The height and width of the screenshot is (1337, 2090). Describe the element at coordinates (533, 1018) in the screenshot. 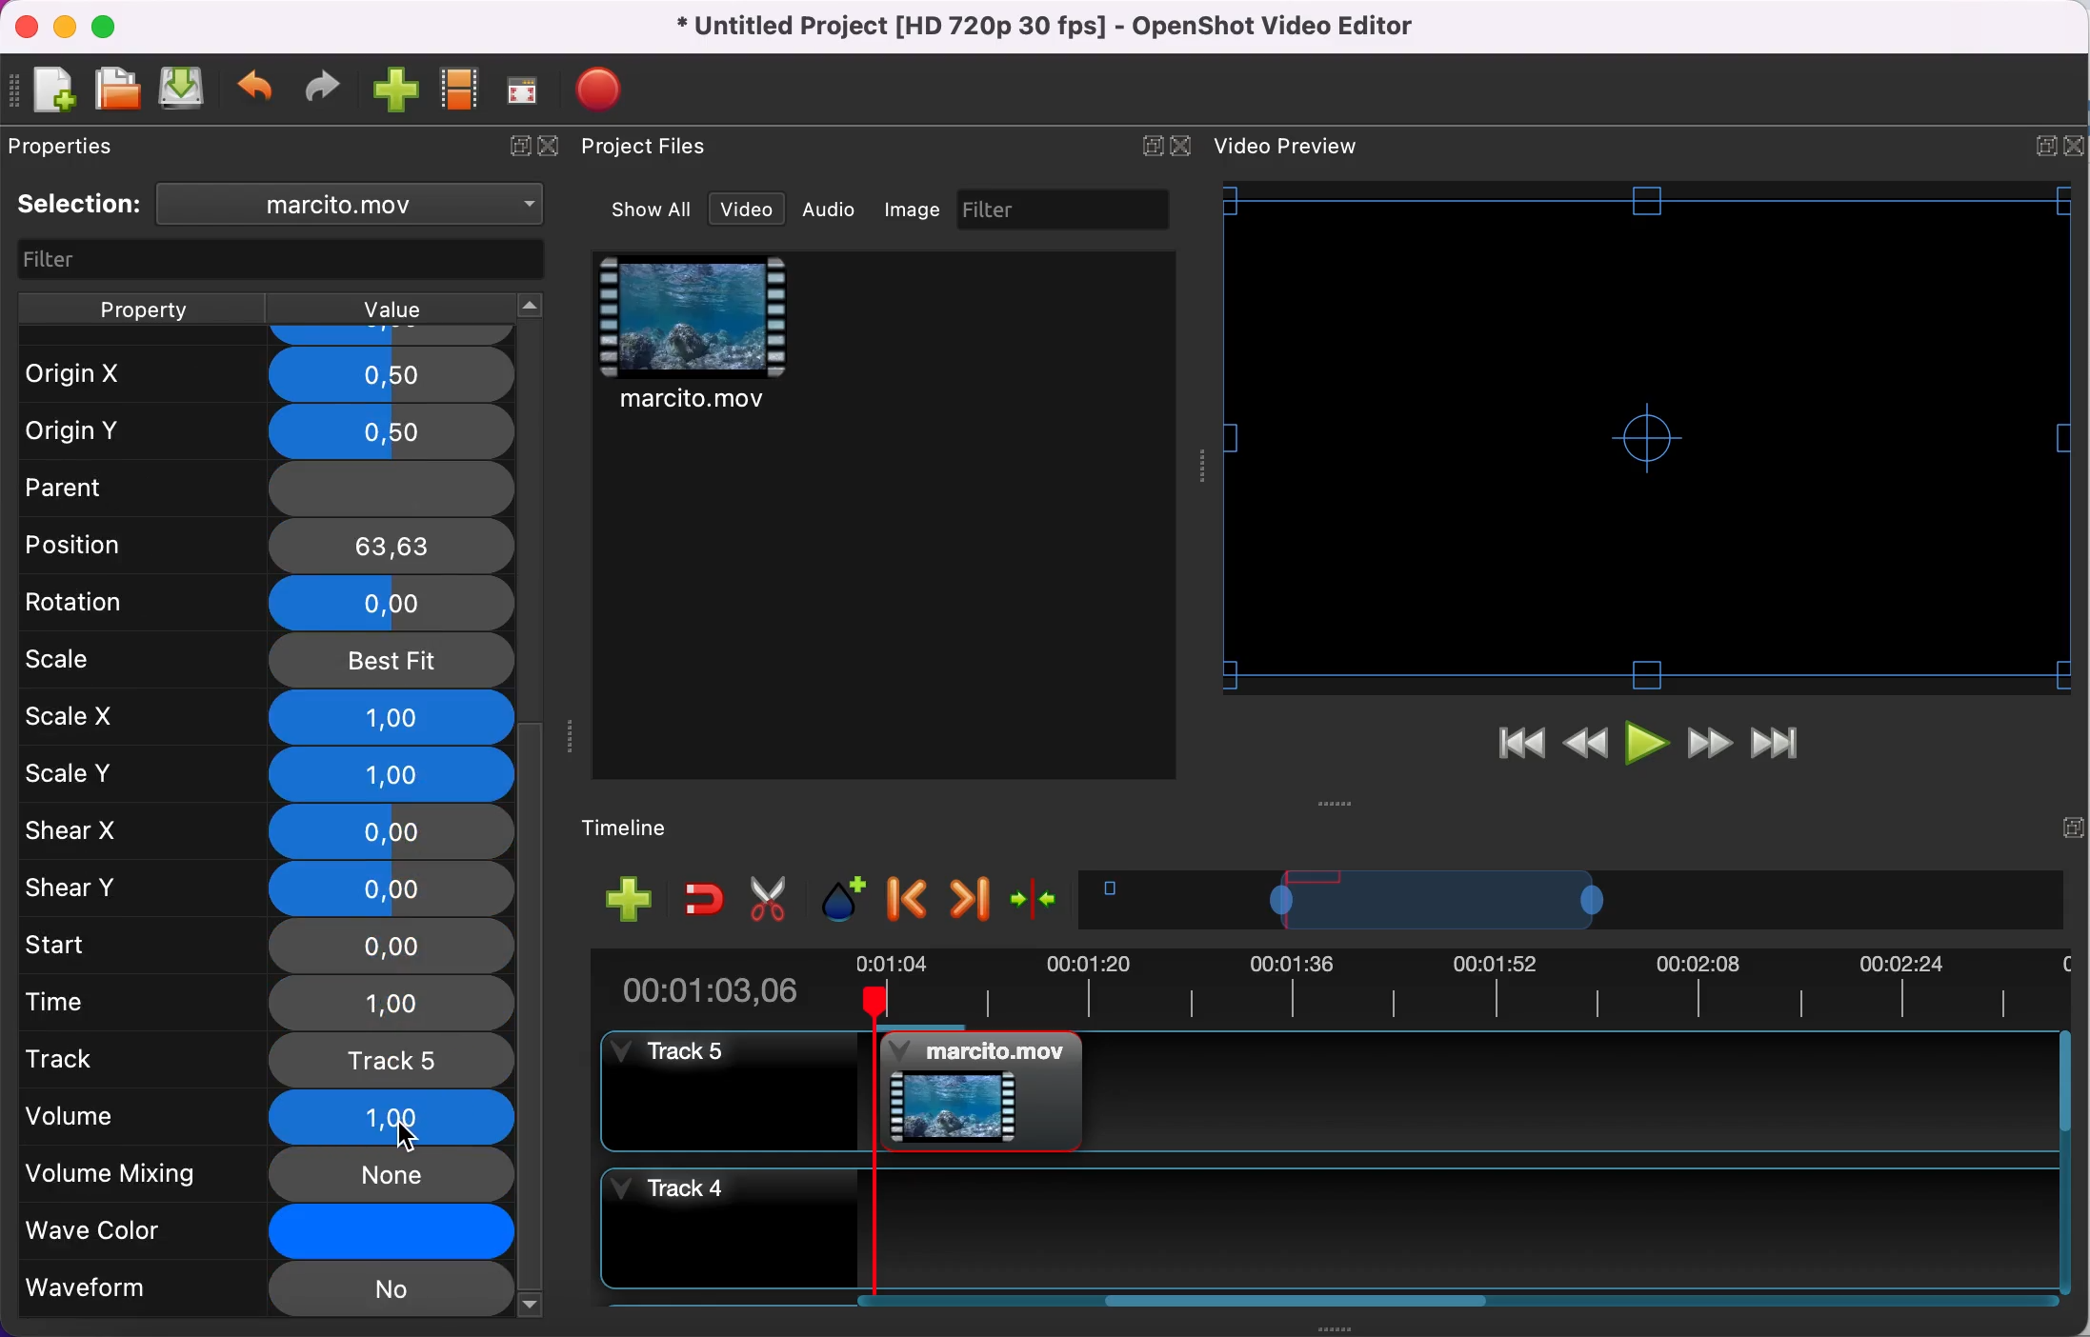

I see `vertical scroll bar` at that location.